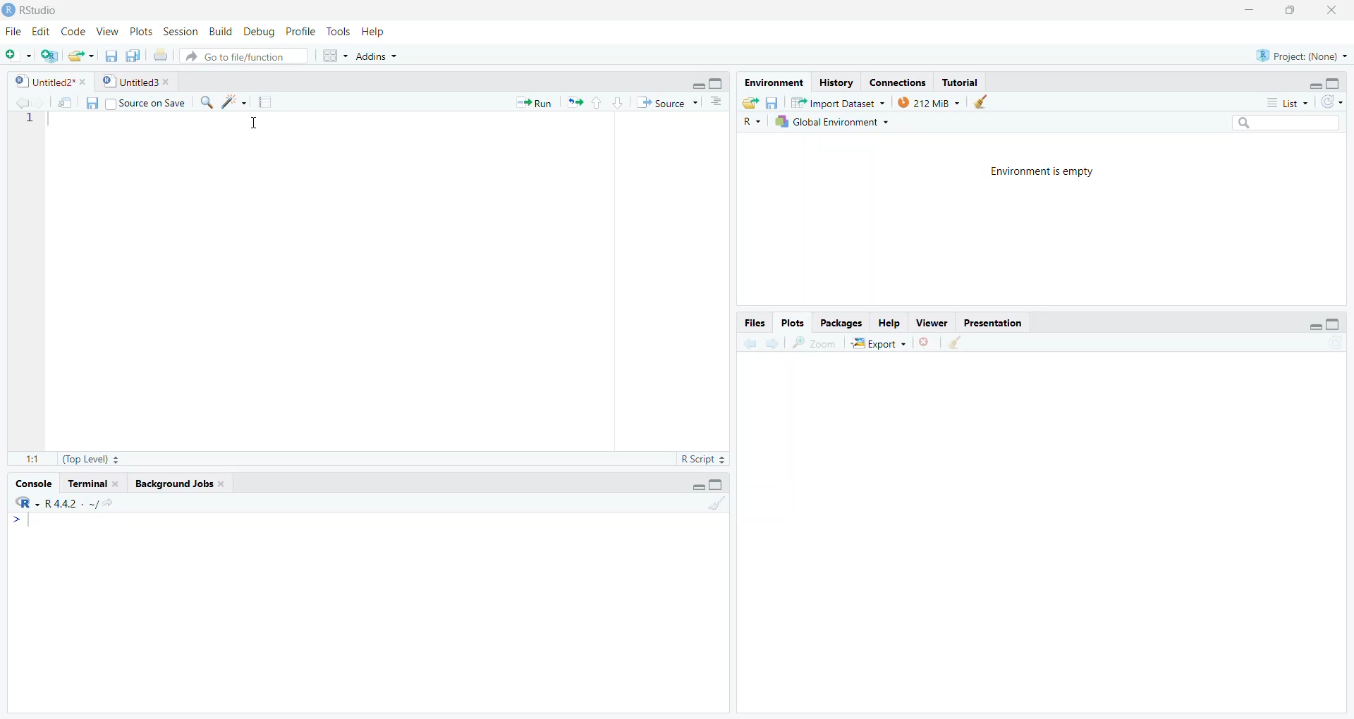  What do you see at coordinates (1306, 84) in the screenshot?
I see `minimize` at bounding box center [1306, 84].